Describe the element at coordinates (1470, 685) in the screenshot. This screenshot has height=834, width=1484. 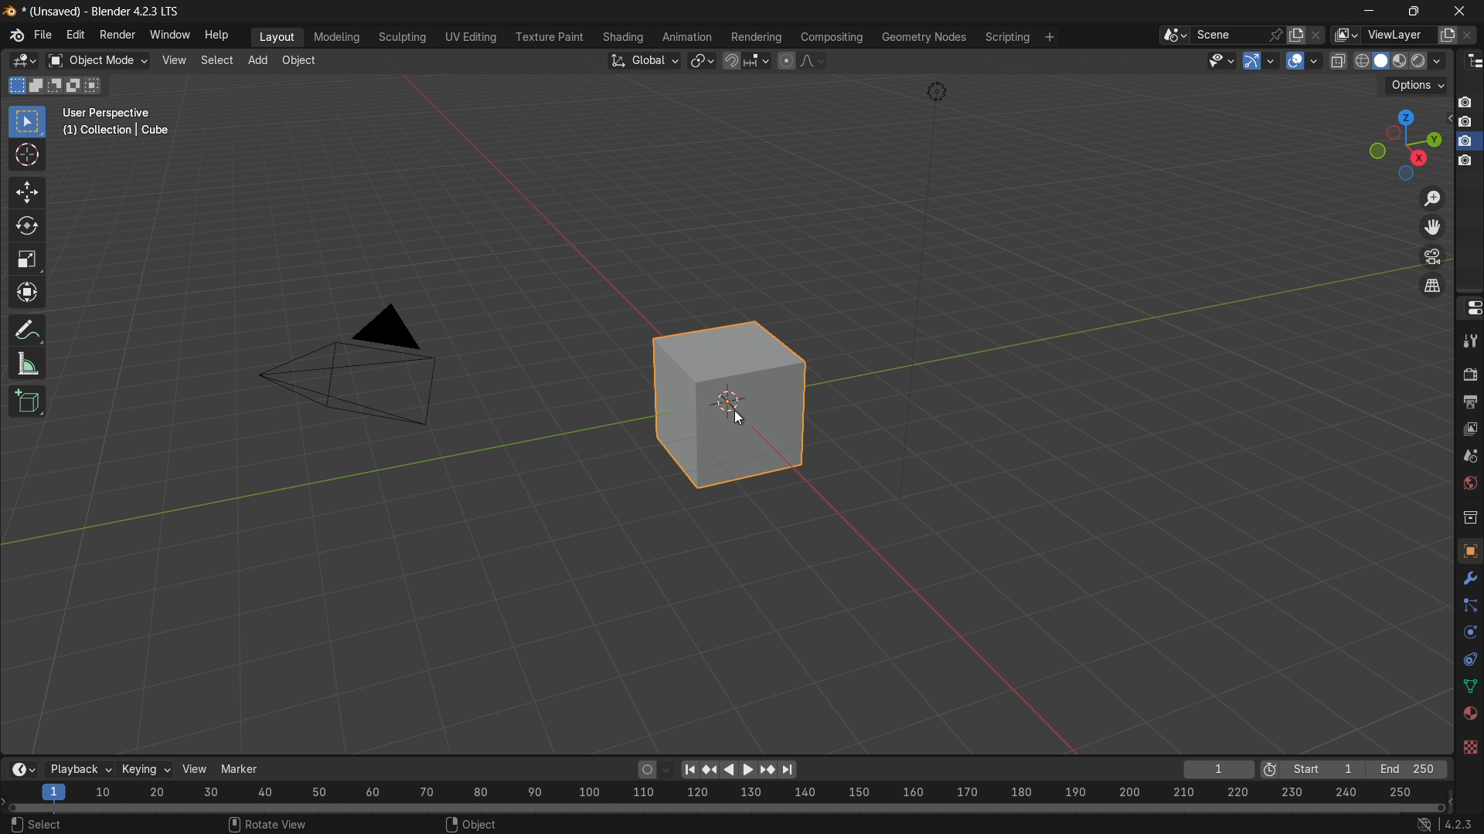
I see `data` at that location.